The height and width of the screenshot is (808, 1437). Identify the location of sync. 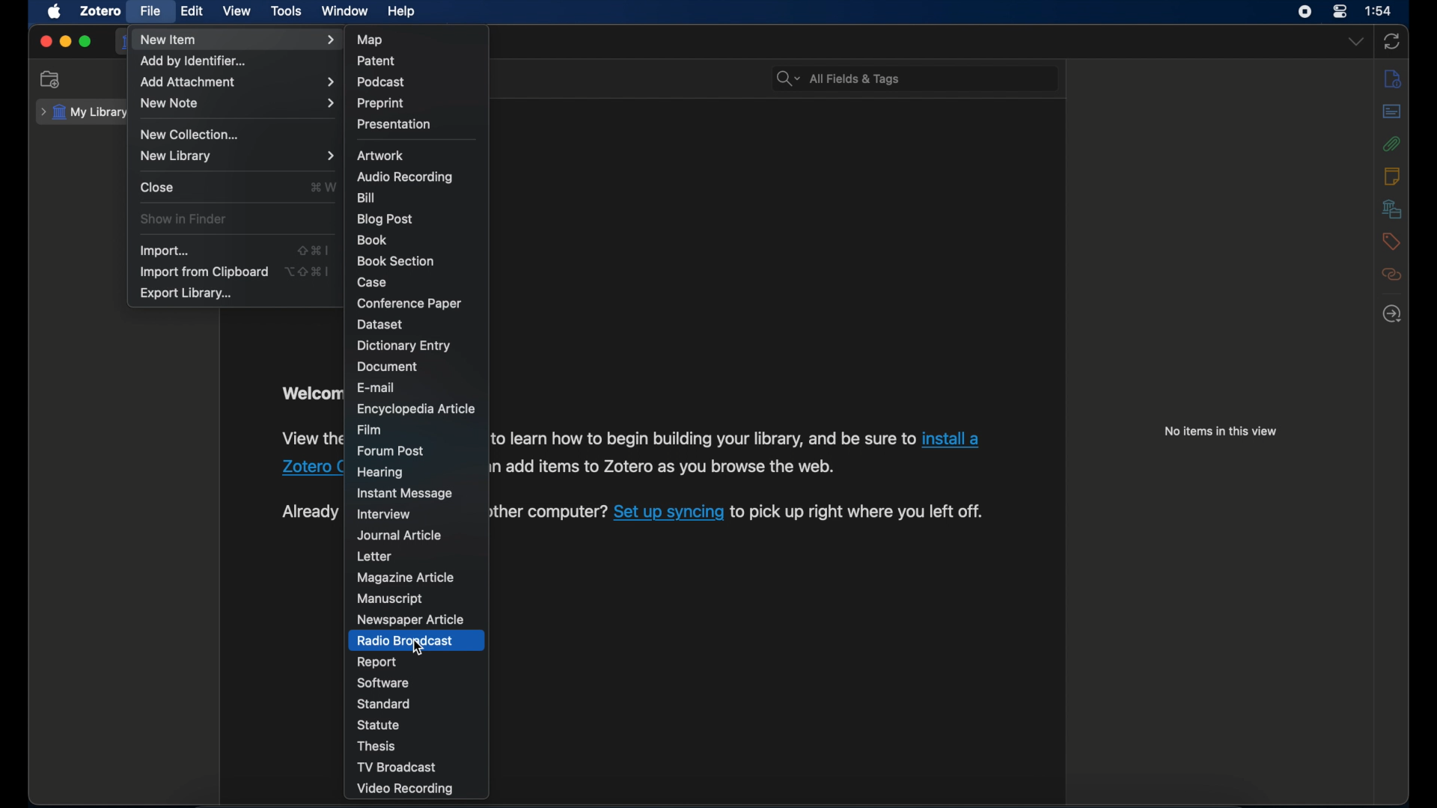
(1394, 41).